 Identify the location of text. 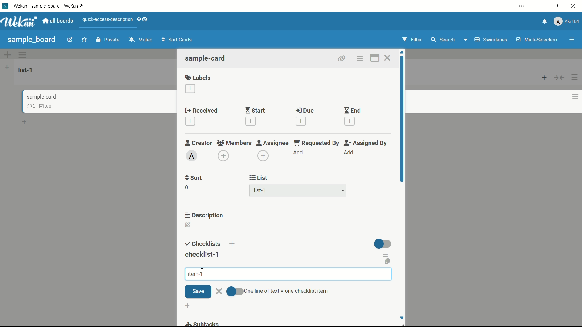
(286, 291).